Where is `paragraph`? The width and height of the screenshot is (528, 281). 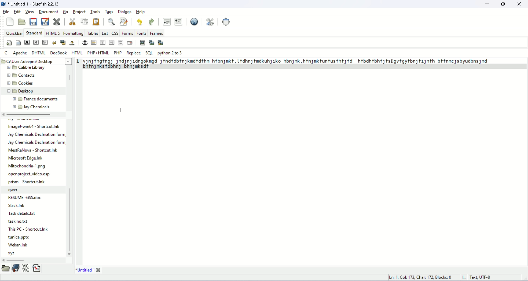
paragraph is located at coordinates (45, 42).